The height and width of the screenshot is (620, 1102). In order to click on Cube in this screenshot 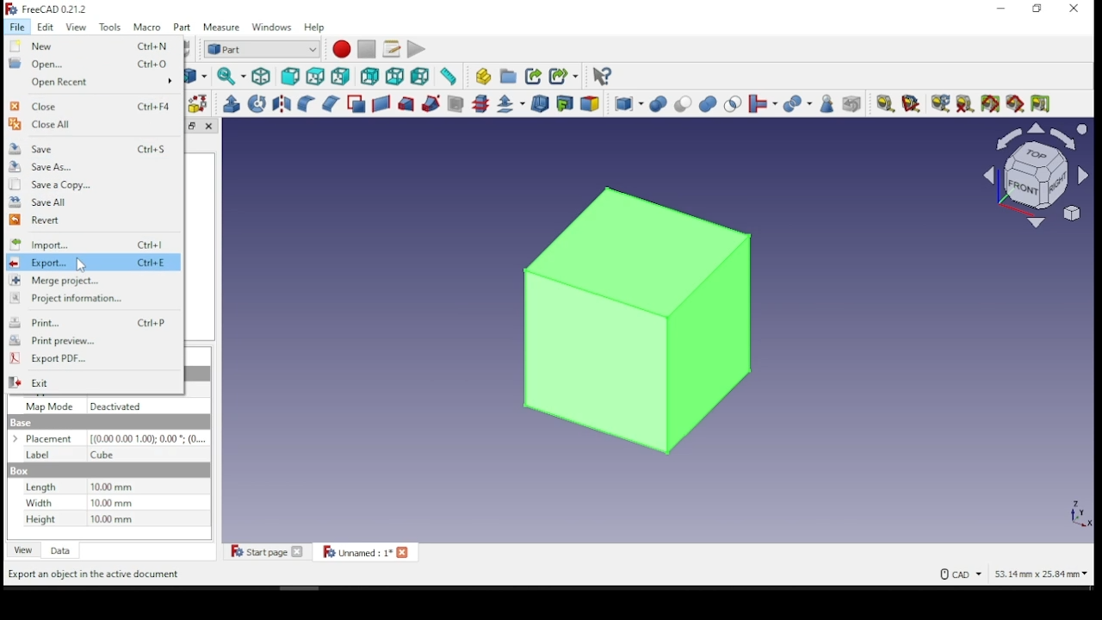, I will do `click(102, 456)`.